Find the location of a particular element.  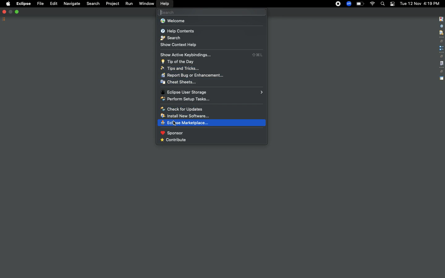

File is located at coordinates (40, 3).